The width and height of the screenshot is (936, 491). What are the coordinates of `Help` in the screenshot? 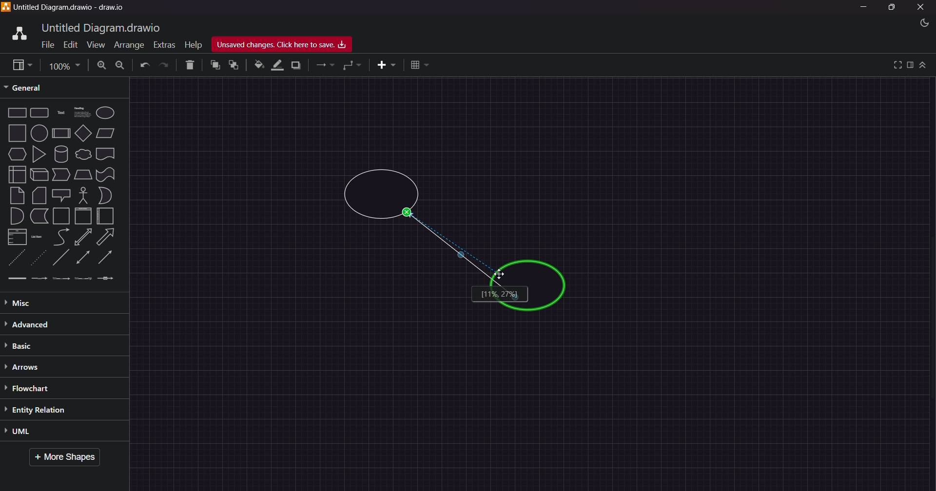 It's located at (193, 43).